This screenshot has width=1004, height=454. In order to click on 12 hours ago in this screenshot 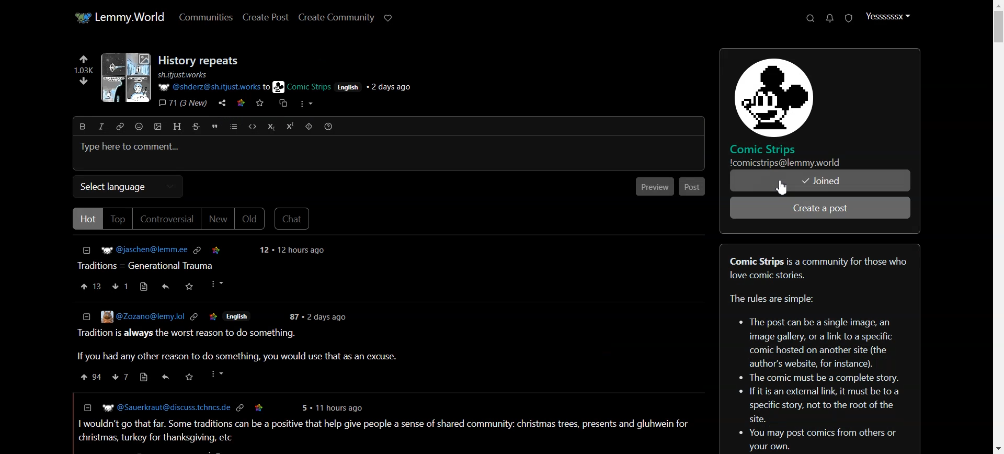, I will do `click(293, 251)`.